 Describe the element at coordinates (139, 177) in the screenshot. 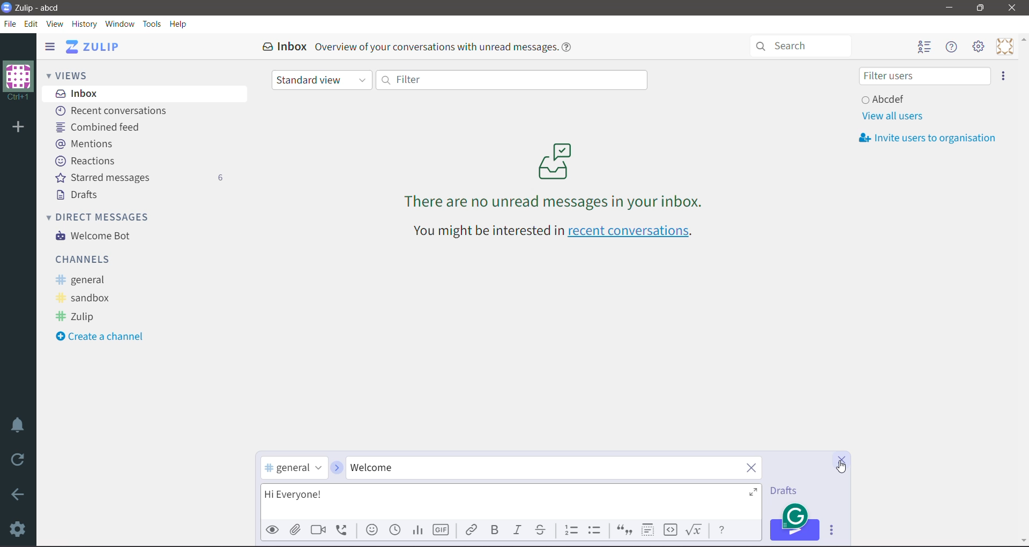

I see `Starred messages` at that location.